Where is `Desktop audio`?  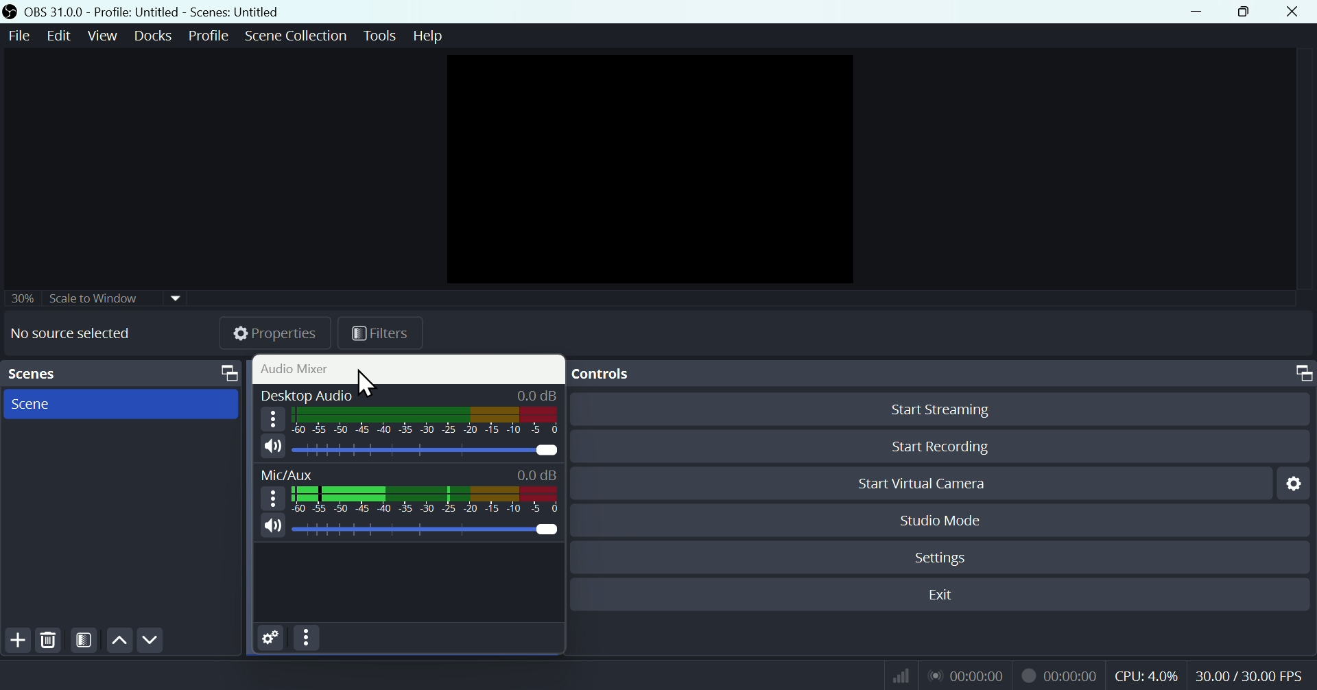 Desktop audio is located at coordinates (305, 393).